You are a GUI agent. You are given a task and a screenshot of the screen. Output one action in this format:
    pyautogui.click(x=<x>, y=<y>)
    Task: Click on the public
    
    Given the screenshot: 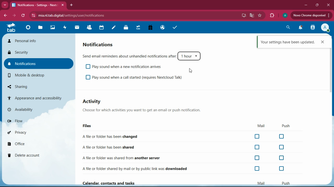 What is the action you would take?
    pyautogui.click(x=163, y=28)
    